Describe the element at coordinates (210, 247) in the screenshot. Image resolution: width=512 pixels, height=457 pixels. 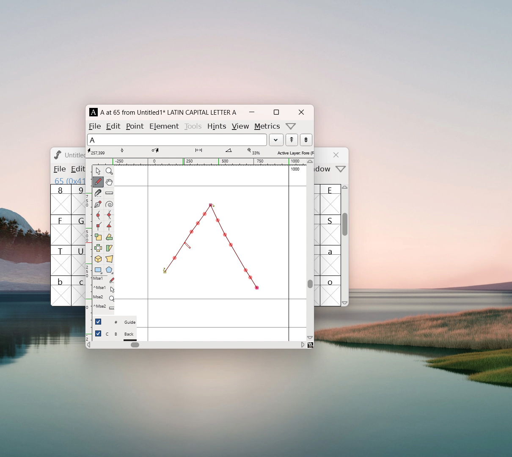
I see `draw shape` at that location.